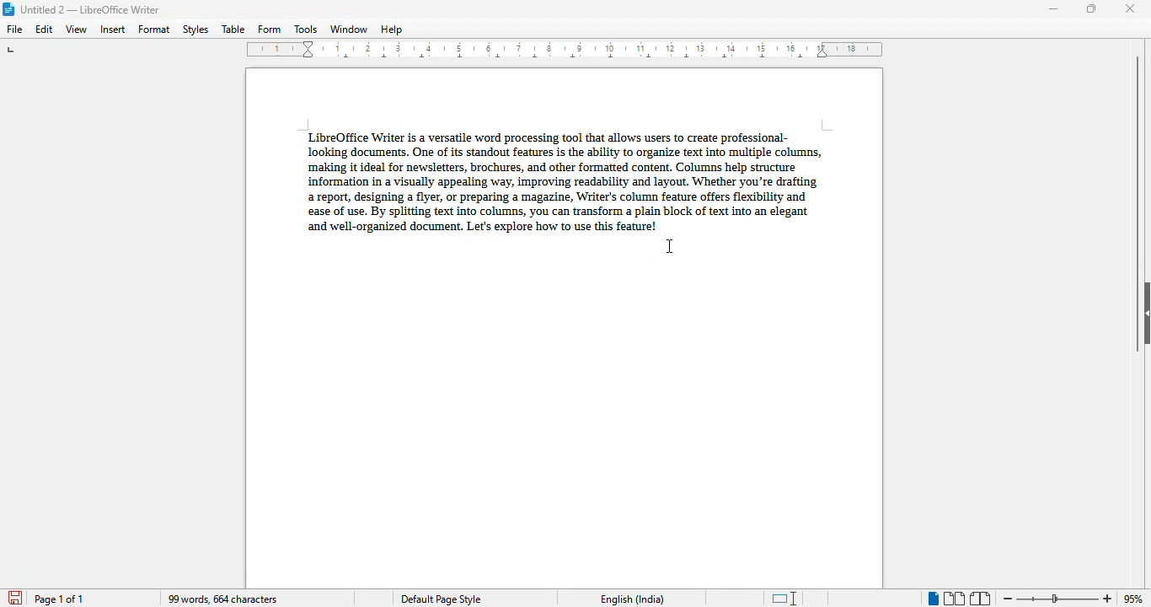  What do you see at coordinates (46, 29) in the screenshot?
I see `edit` at bounding box center [46, 29].